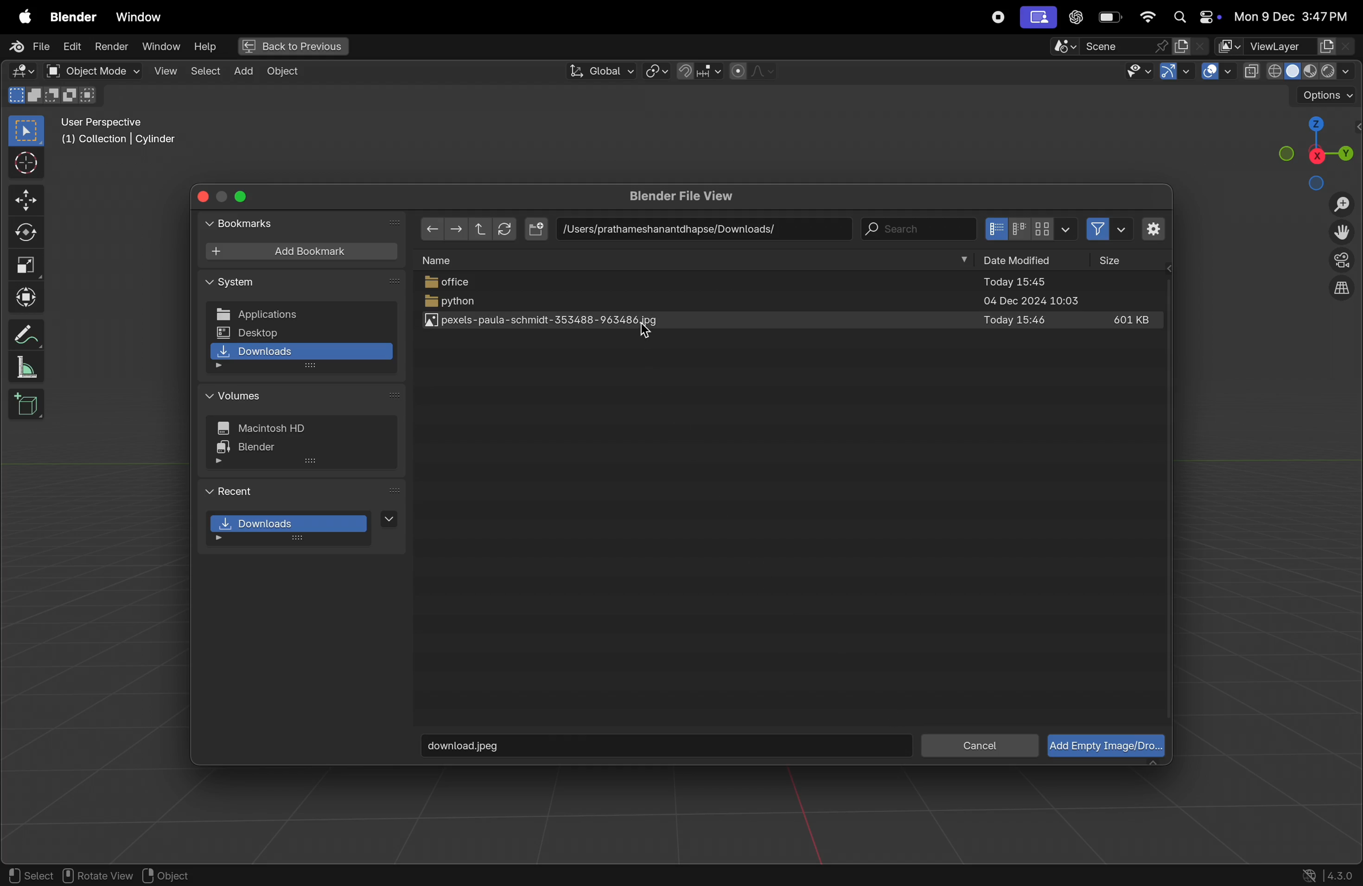 This screenshot has width=1363, height=886. I want to click on next, so click(396, 222).